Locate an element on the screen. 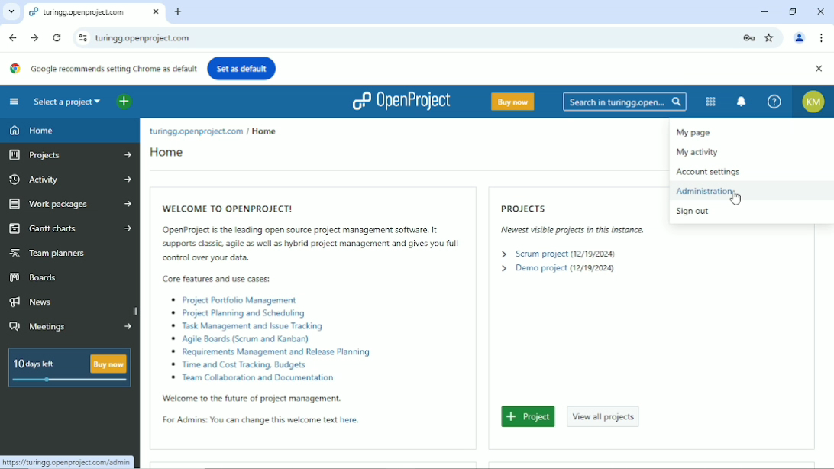  Task Management and Issue Tracking is located at coordinates (249, 326).